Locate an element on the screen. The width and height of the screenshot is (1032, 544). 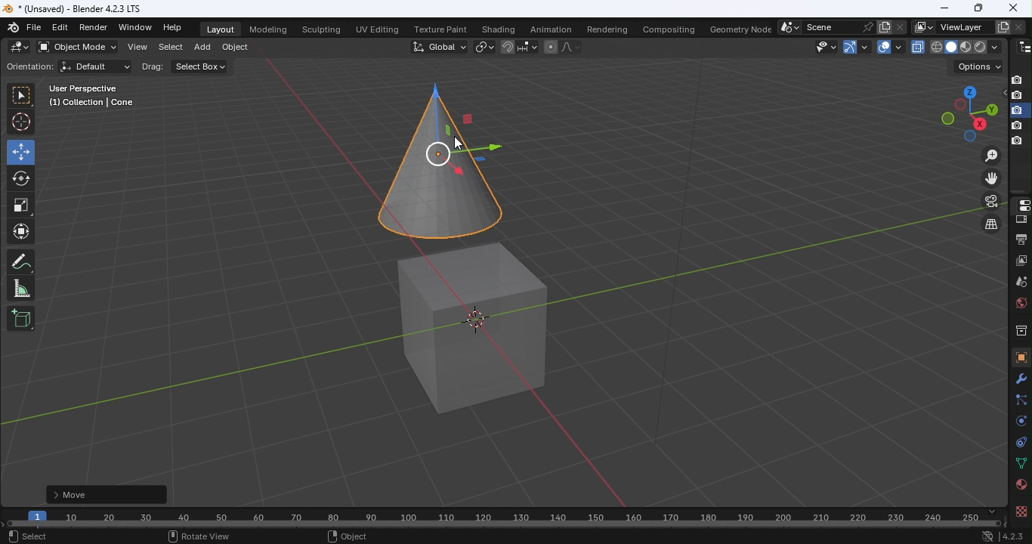
Rotate the view is located at coordinates (979, 124).